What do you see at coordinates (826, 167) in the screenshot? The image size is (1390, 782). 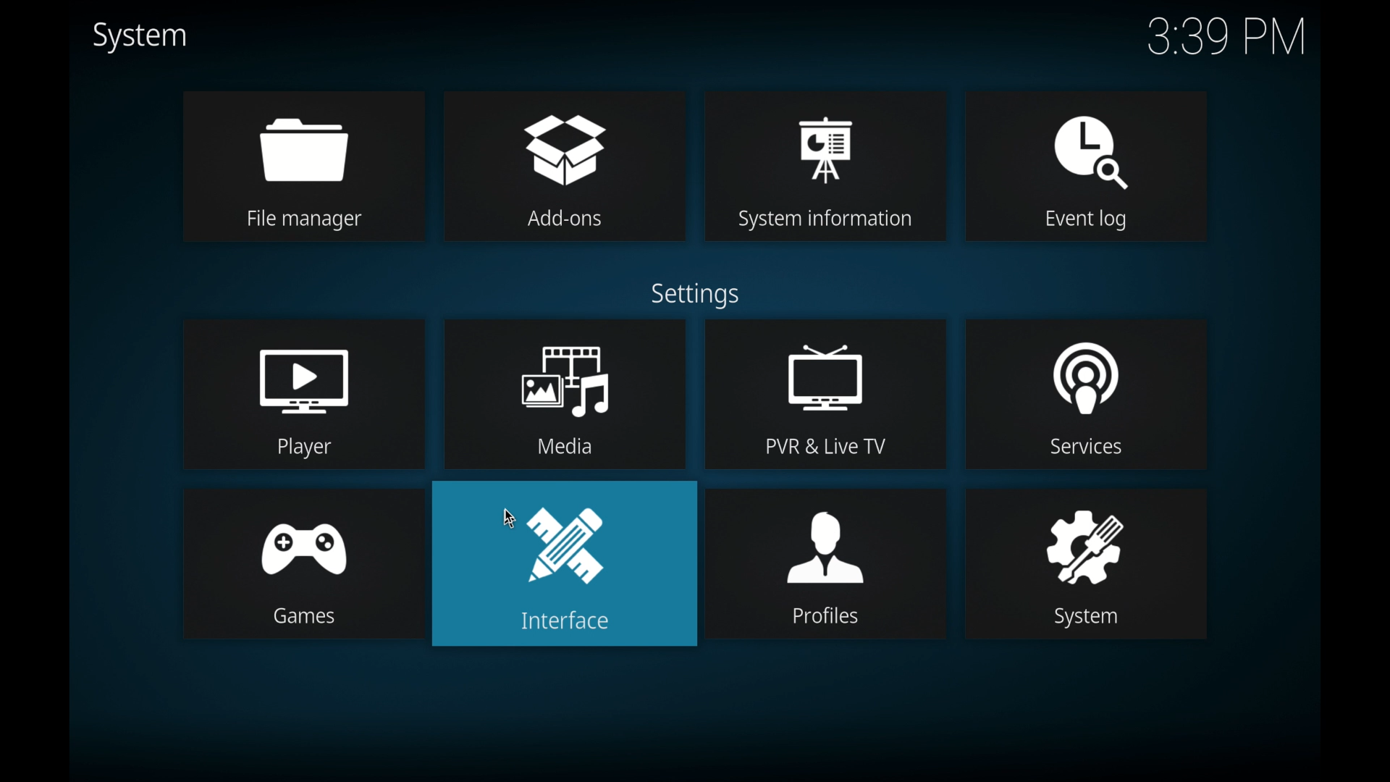 I see `system information` at bounding box center [826, 167].